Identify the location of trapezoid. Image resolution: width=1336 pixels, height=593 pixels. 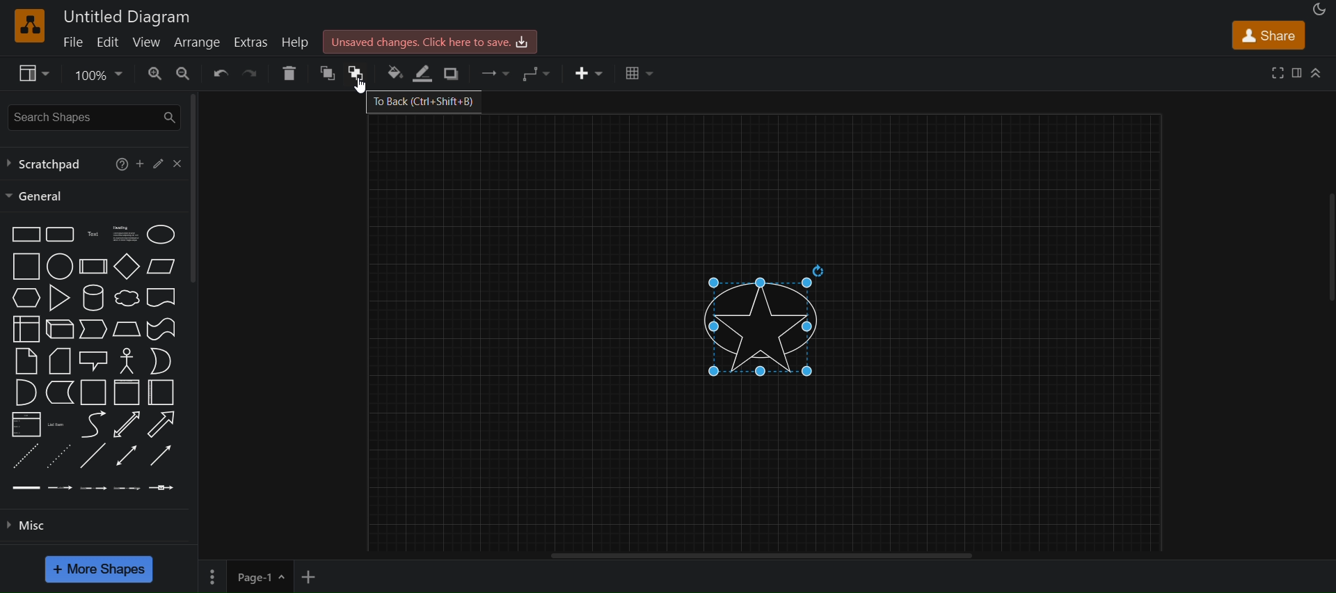
(126, 329).